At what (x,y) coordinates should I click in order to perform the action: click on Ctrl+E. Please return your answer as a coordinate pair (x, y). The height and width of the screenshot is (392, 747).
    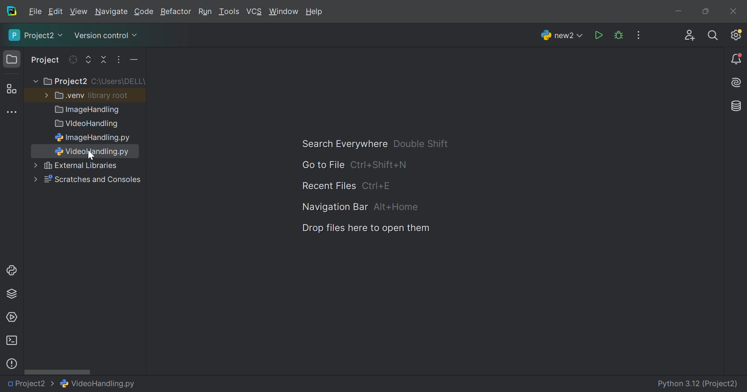
    Looking at the image, I should click on (376, 185).